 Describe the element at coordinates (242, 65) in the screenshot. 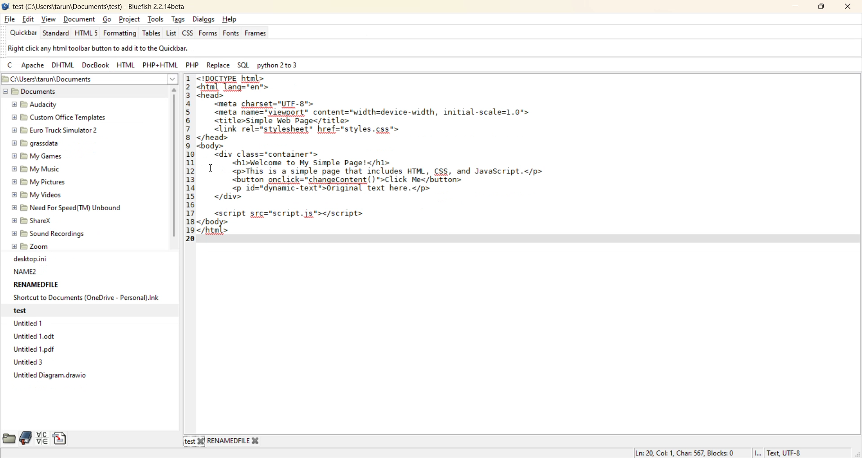

I see `sql` at that location.